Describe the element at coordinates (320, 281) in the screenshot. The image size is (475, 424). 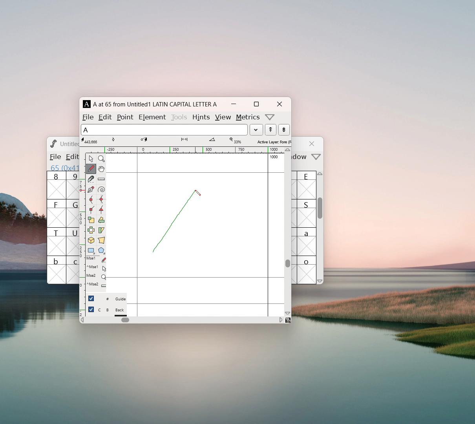
I see `scroll down` at that location.